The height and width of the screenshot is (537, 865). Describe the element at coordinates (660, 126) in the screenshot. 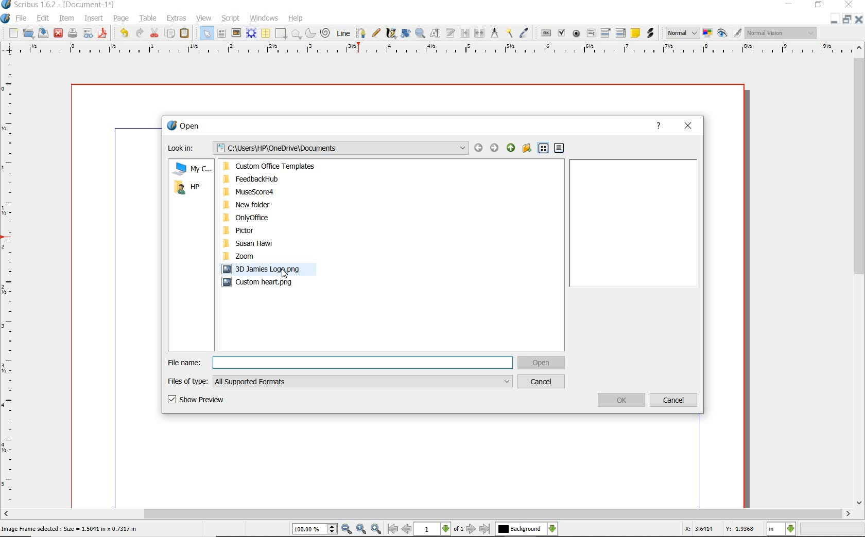

I see `help` at that location.